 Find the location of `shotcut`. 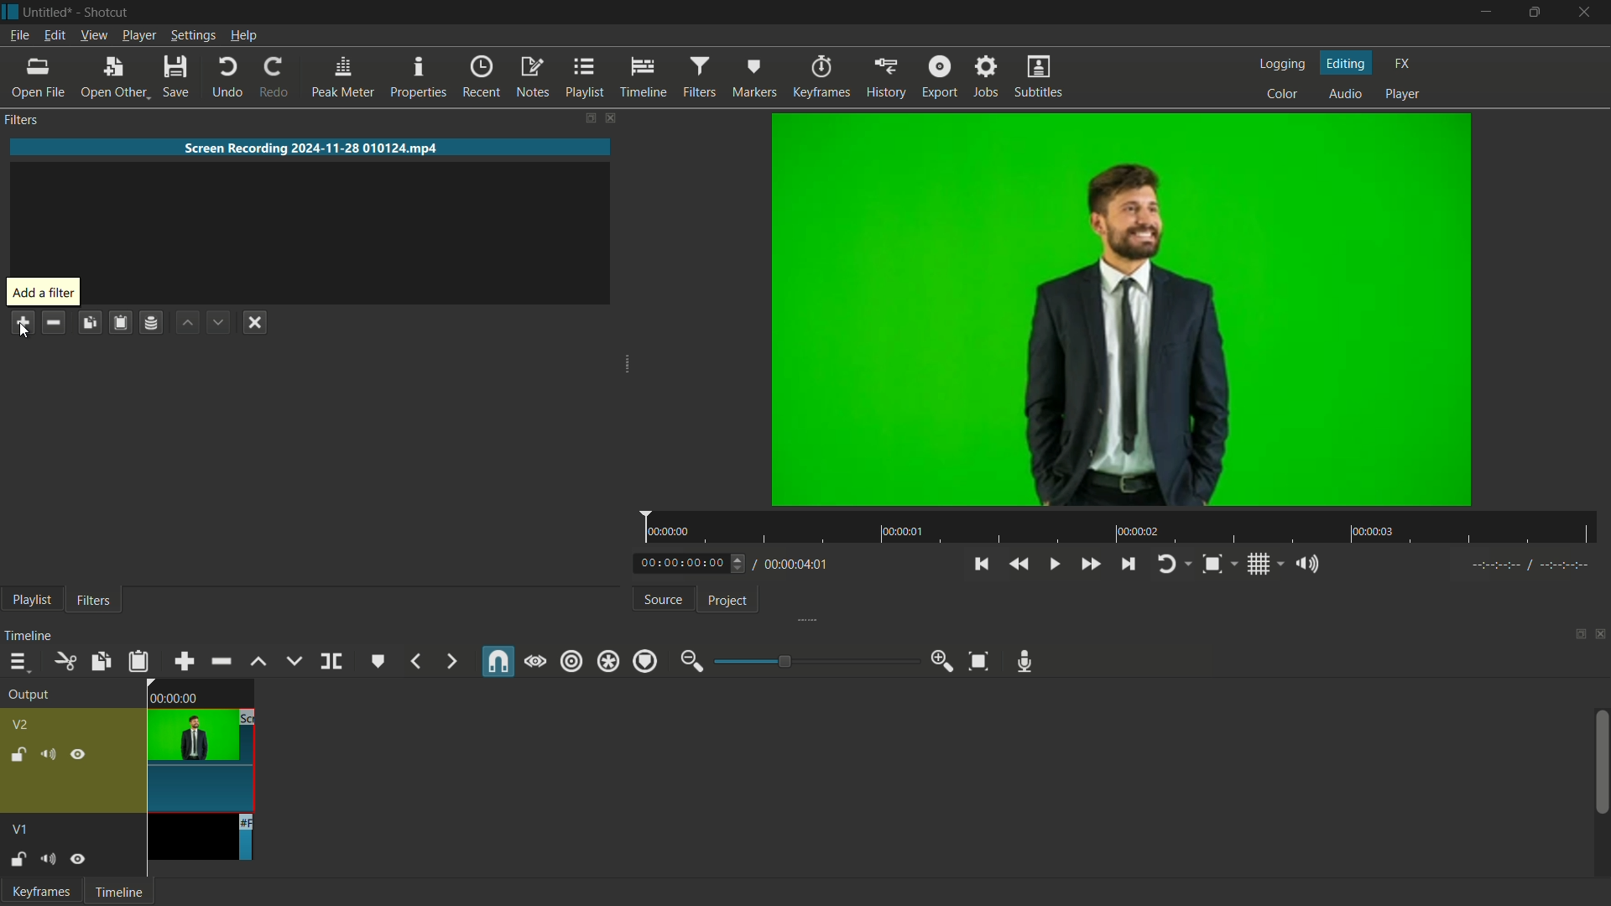

shotcut is located at coordinates (107, 13).